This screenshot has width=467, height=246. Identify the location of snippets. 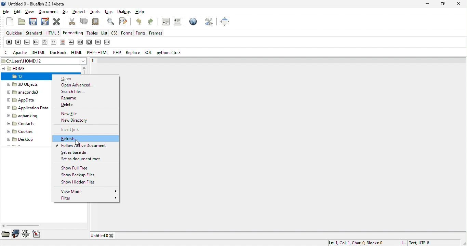
(37, 234).